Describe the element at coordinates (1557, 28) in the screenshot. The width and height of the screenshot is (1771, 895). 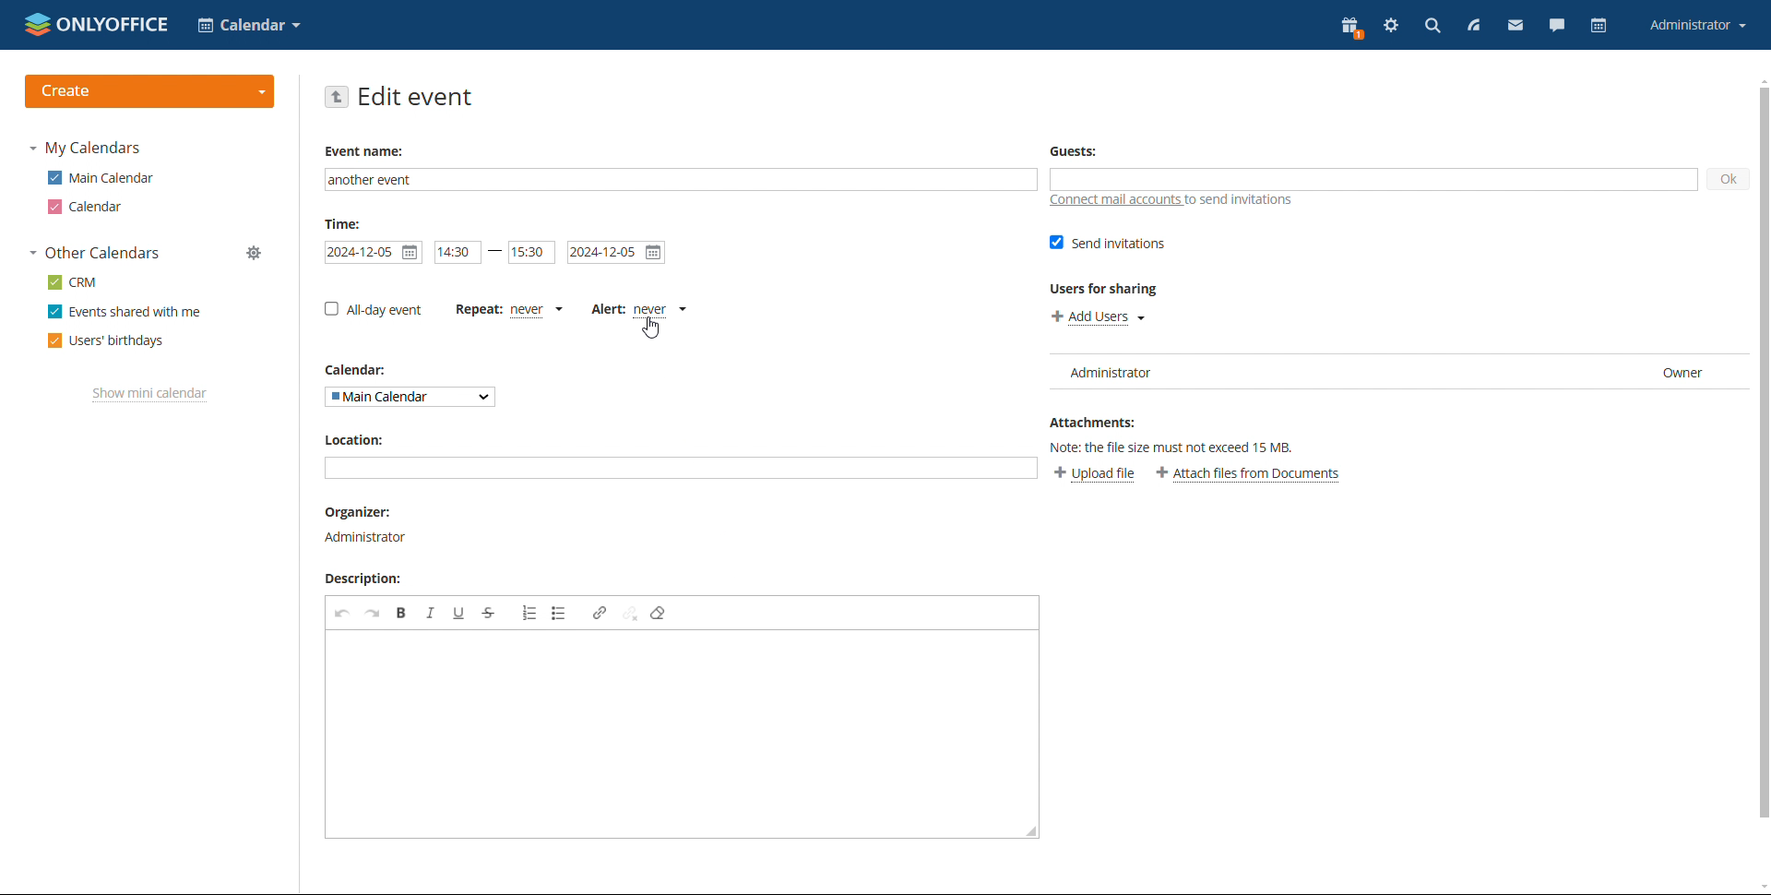
I see `chat` at that location.